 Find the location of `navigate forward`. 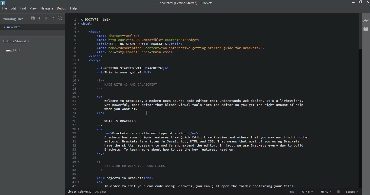

navigate forward is located at coordinates (47, 18).